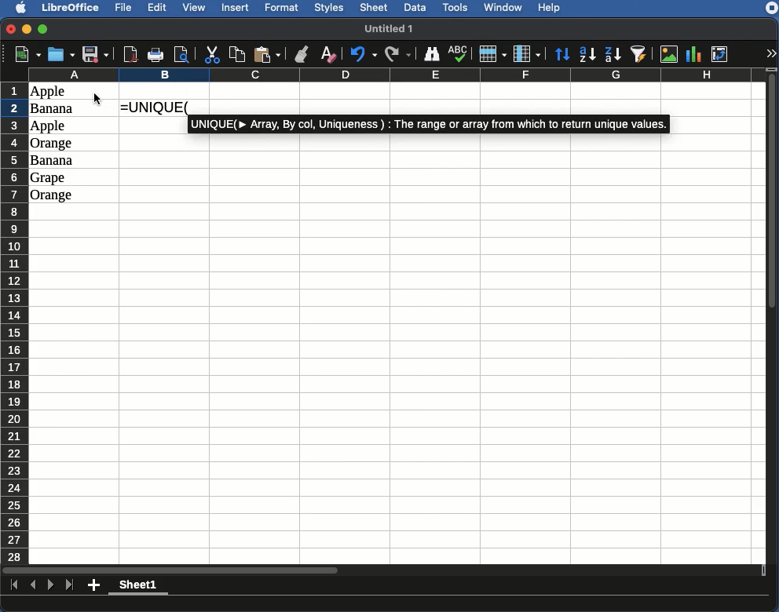 This screenshot has width=779, height=612. Describe the element at coordinates (527, 53) in the screenshot. I see `Column` at that location.